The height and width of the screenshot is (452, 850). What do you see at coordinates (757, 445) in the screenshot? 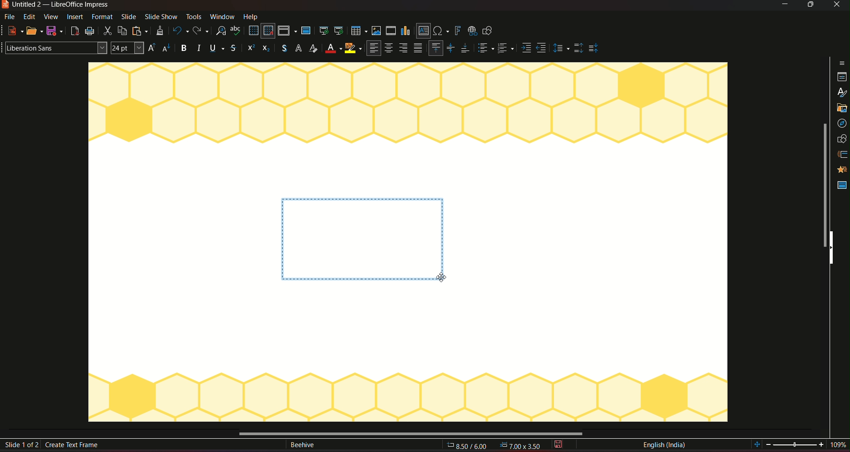
I see `fit slide to current view` at bounding box center [757, 445].